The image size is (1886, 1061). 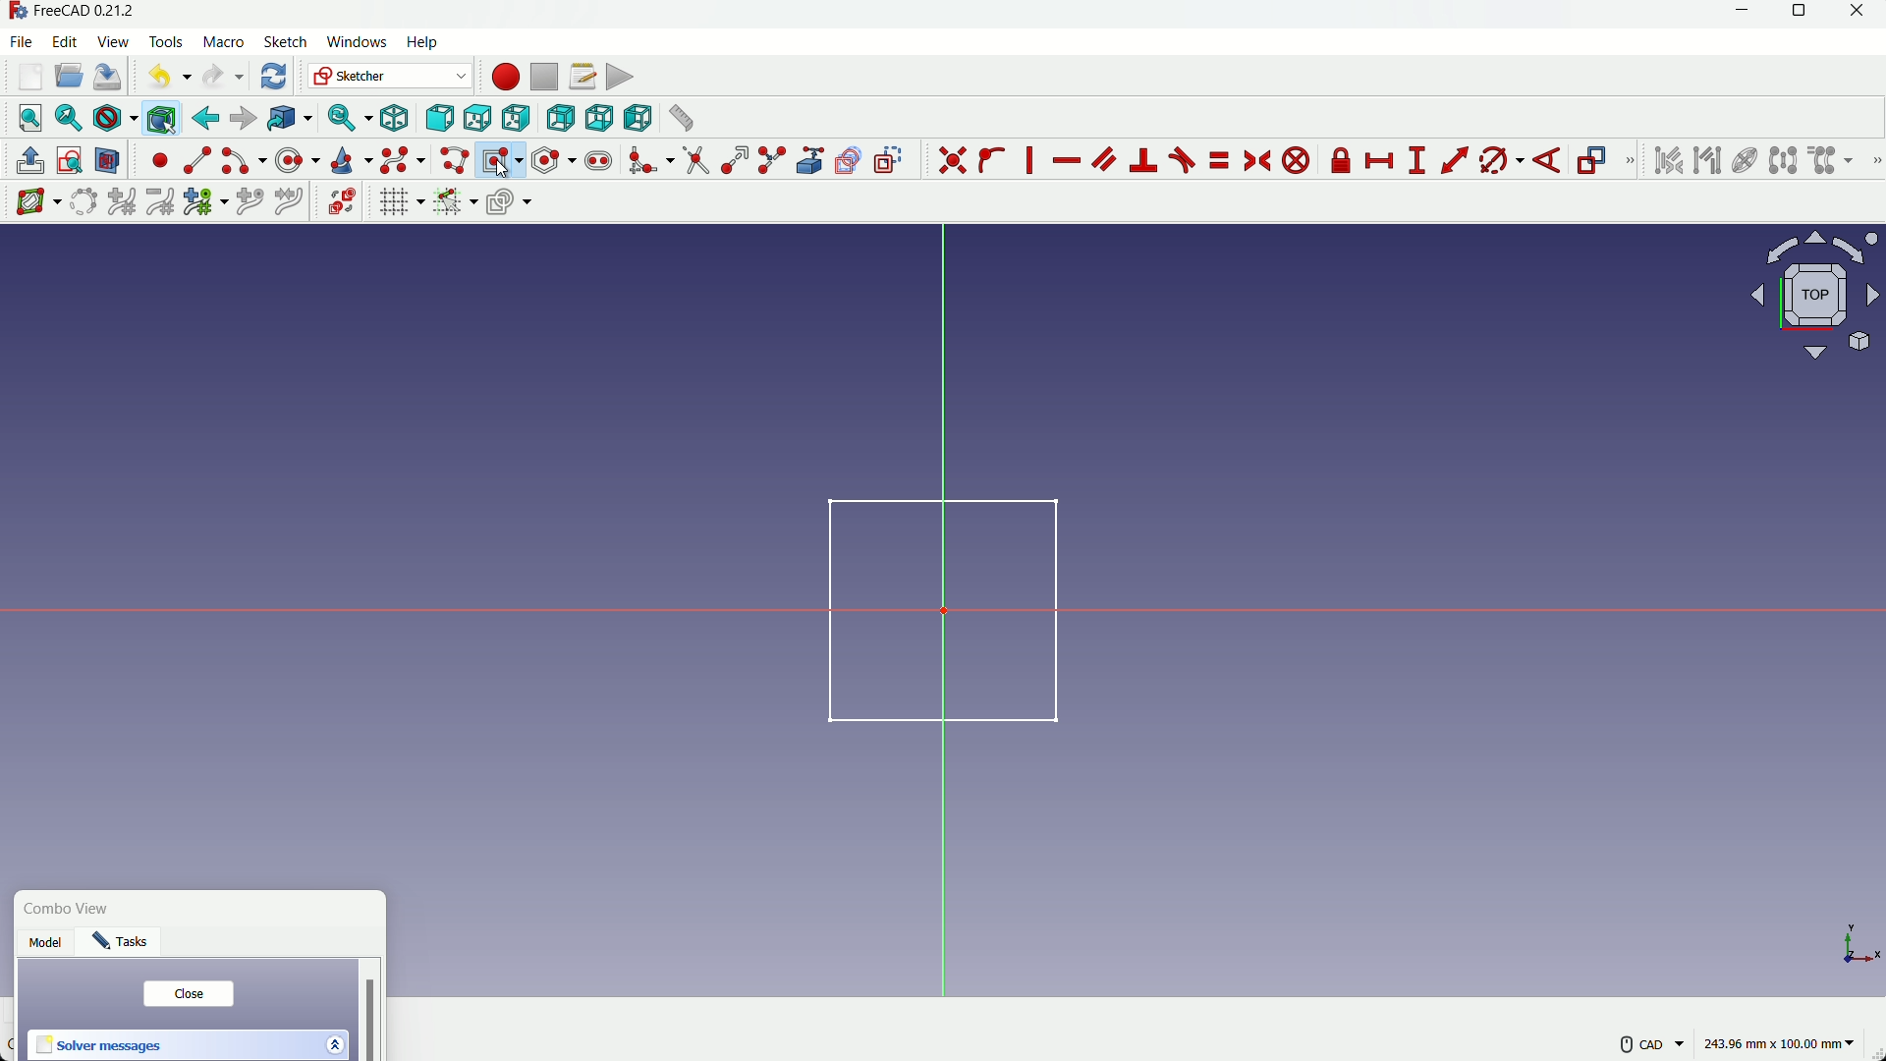 What do you see at coordinates (29, 117) in the screenshot?
I see `select all` at bounding box center [29, 117].